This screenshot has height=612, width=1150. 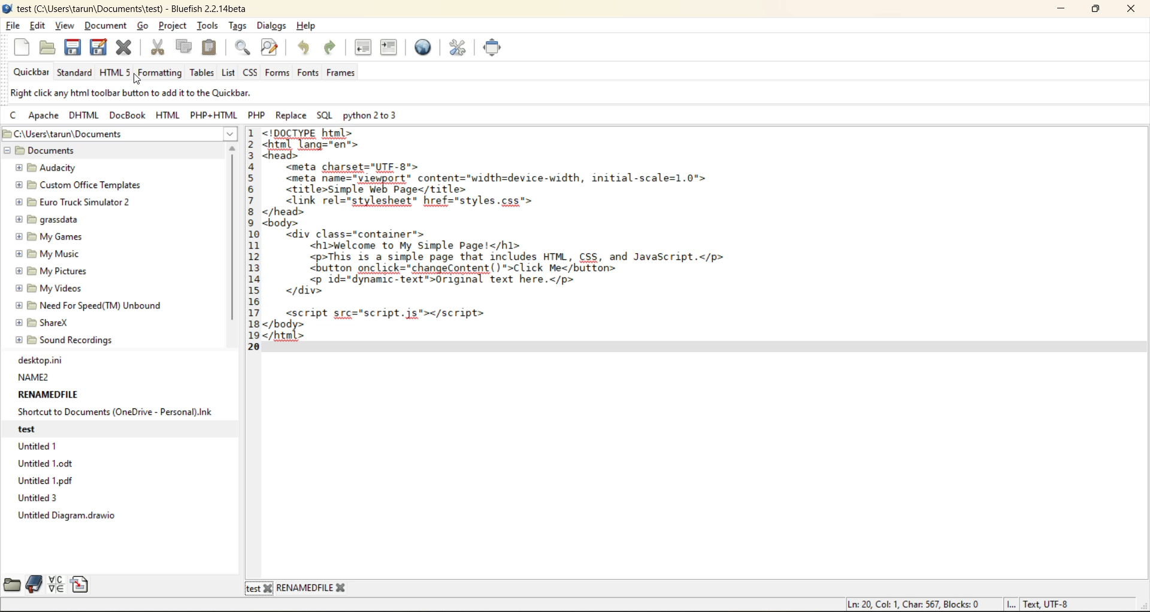 I want to click on edit, so click(x=39, y=27).